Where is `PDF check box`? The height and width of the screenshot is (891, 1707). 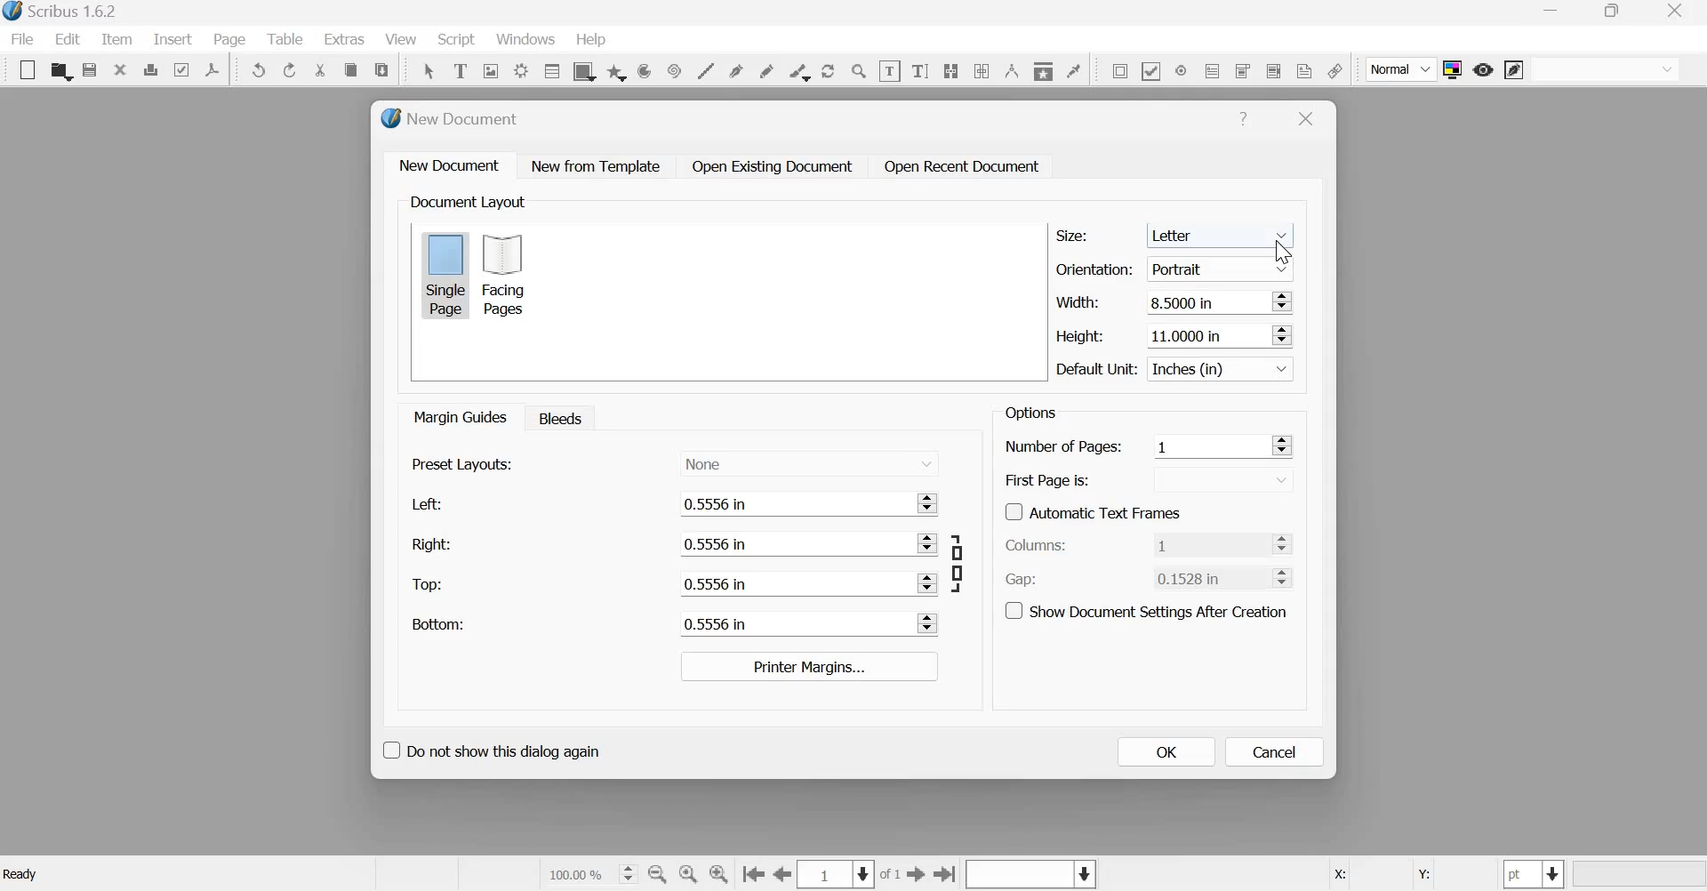
PDF check box is located at coordinates (1150, 69).